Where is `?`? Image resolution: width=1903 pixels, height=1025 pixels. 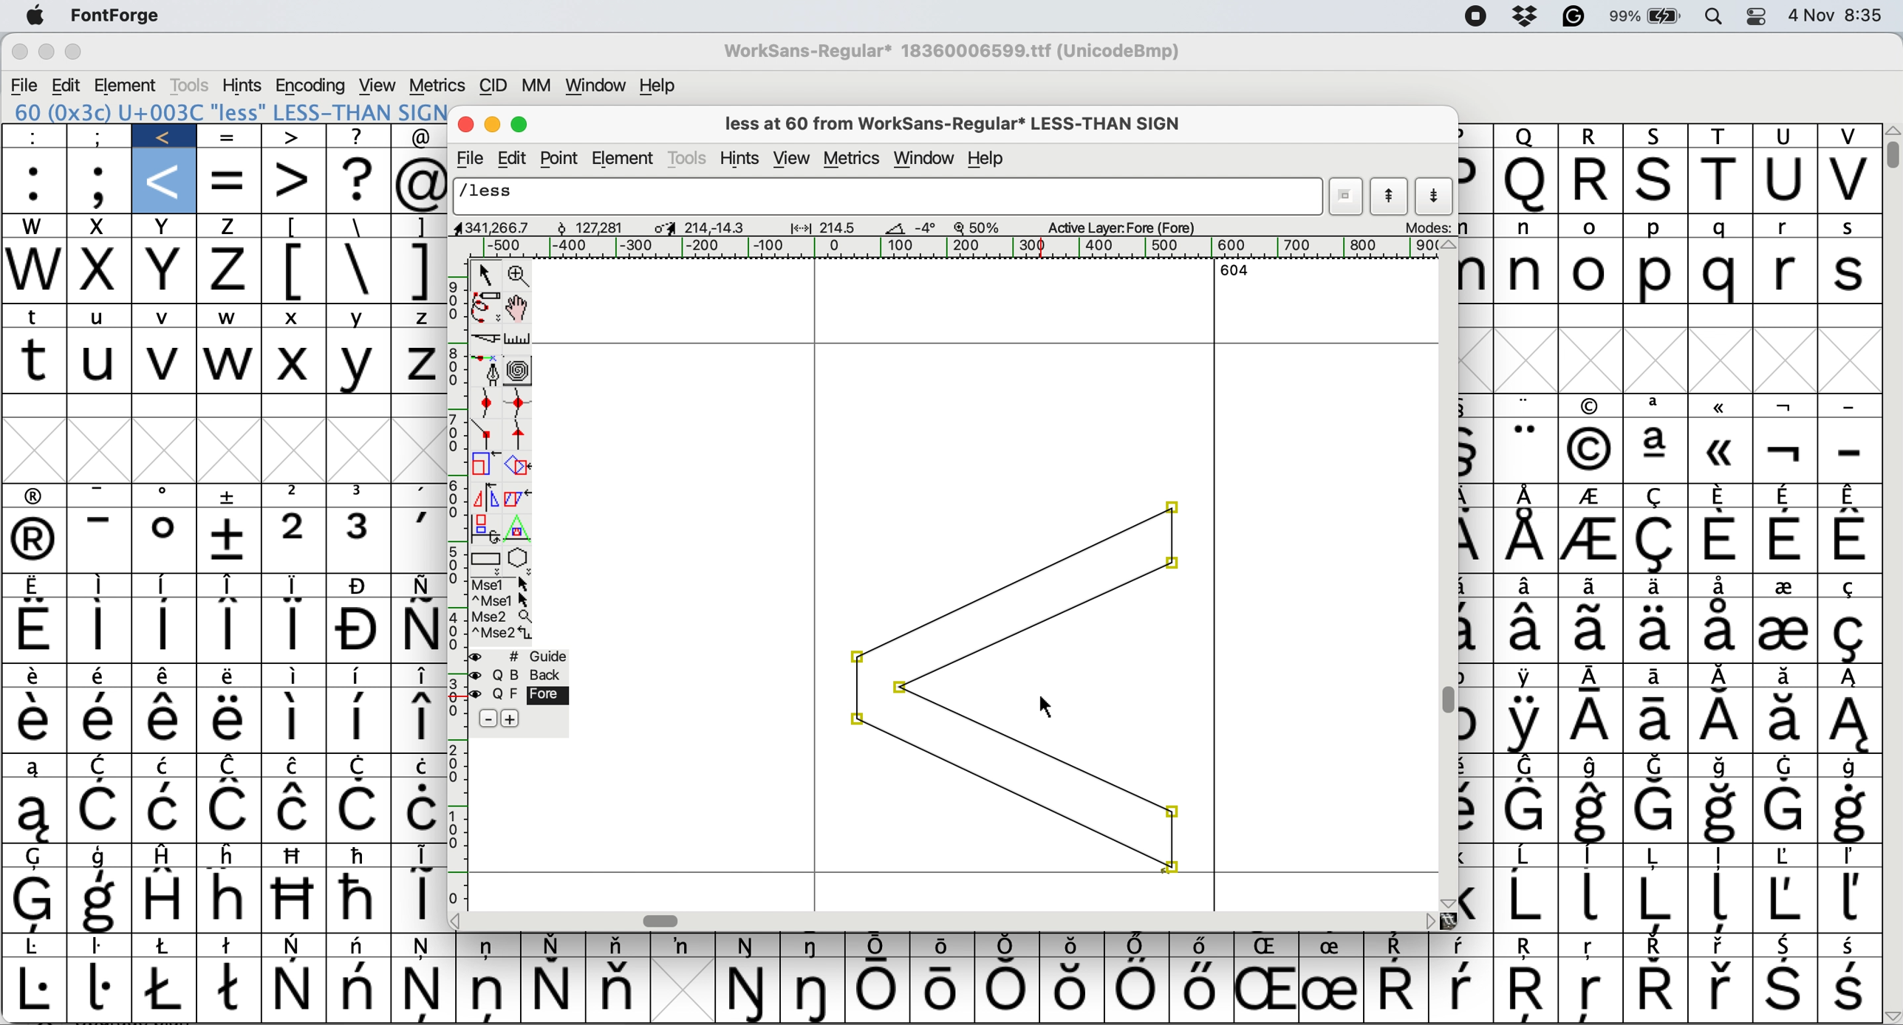
? is located at coordinates (361, 135).